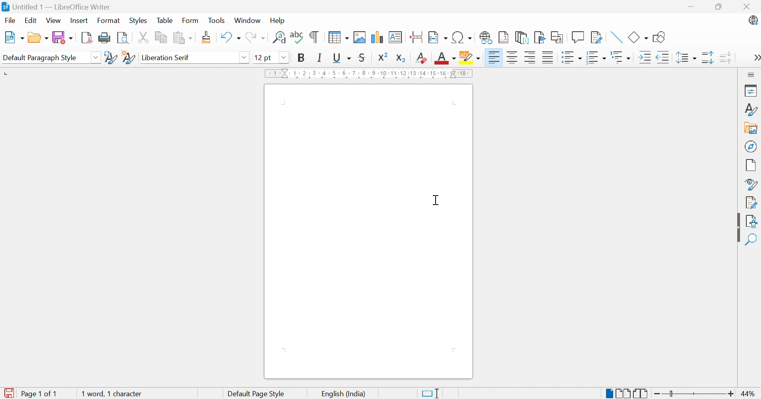 Image resolution: width=761 pixels, height=399 pixels. Describe the element at coordinates (749, 6) in the screenshot. I see `Close` at that location.